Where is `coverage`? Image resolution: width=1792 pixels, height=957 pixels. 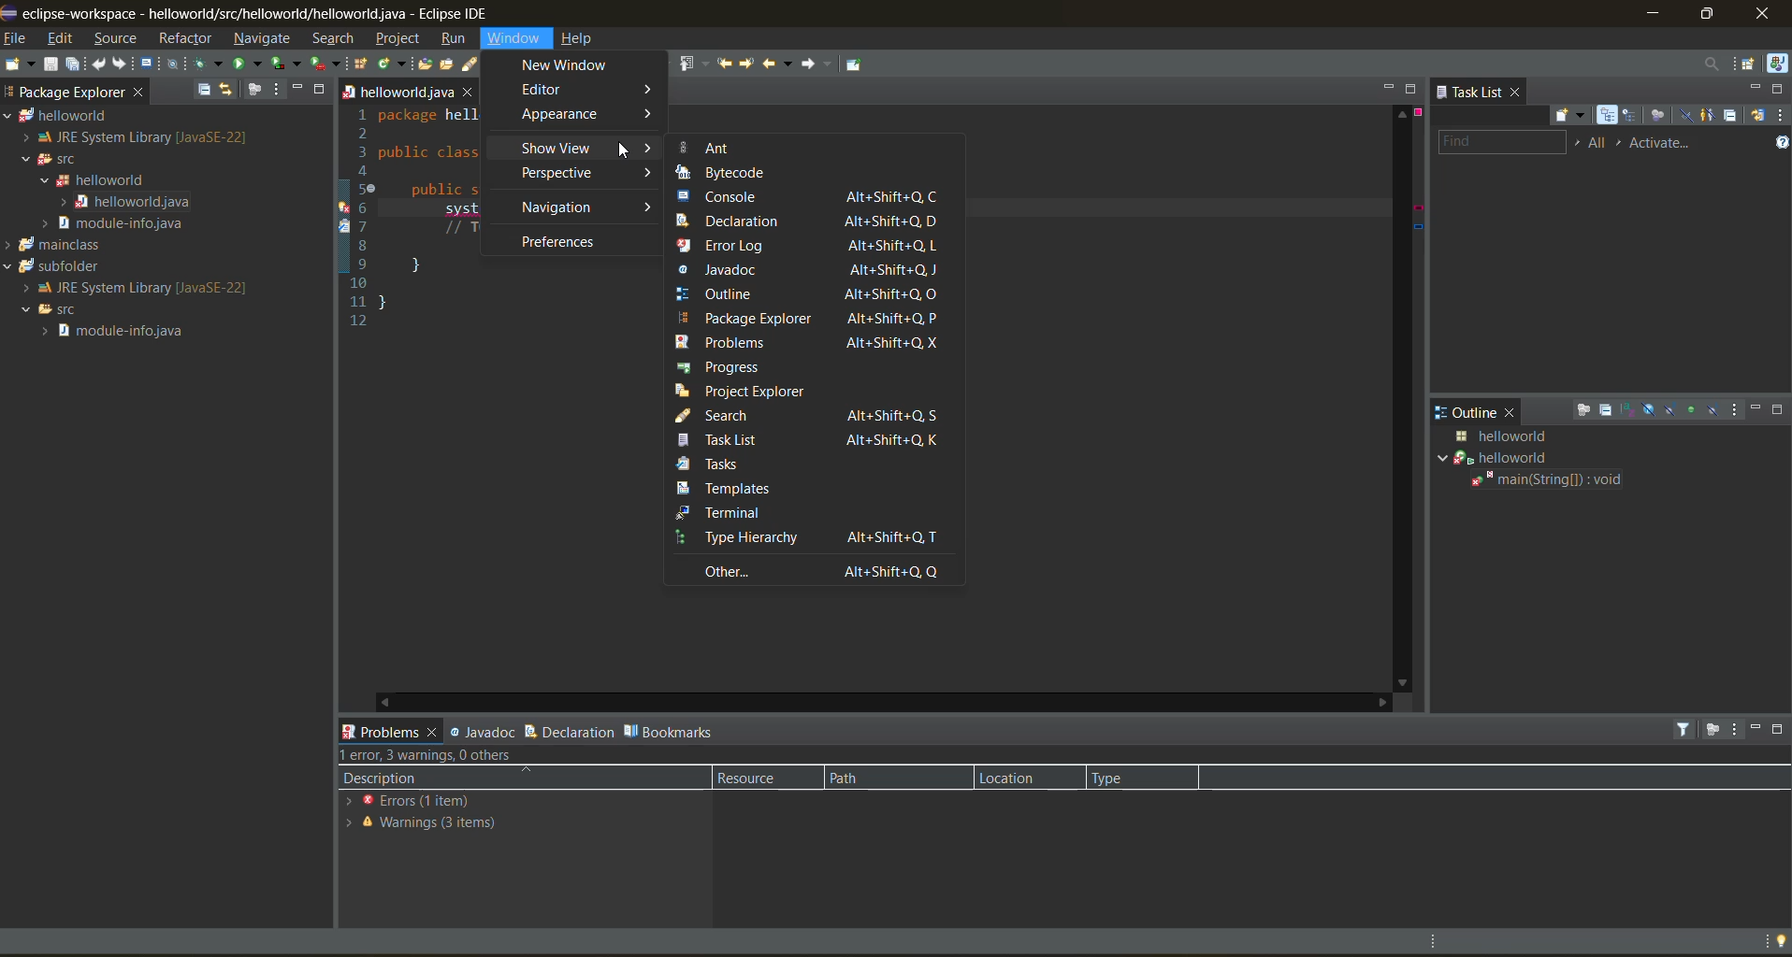
coverage is located at coordinates (286, 65).